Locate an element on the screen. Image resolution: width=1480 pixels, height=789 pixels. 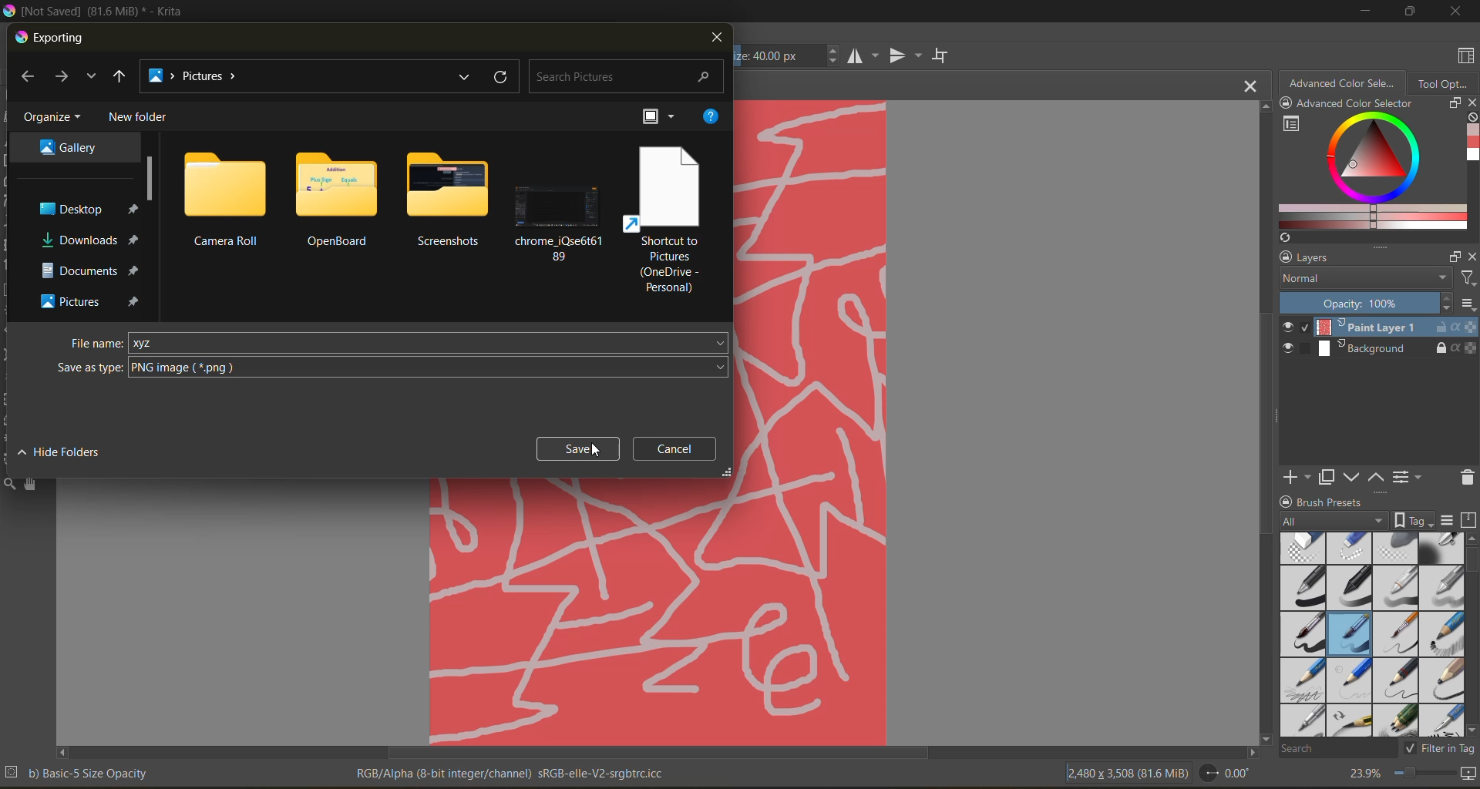
file name and app name is located at coordinates (98, 12).